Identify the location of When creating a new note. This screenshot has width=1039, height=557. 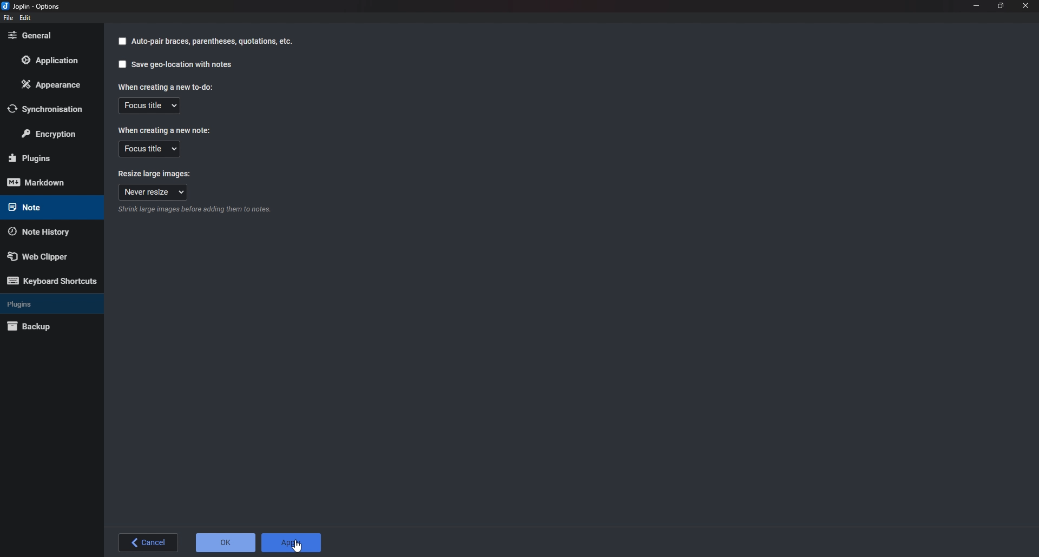
(166, 130).